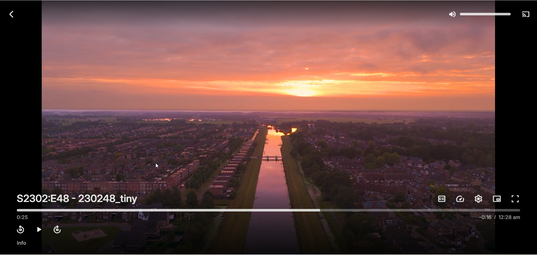  I want to click on played time- 0:25, so click(24, 217).